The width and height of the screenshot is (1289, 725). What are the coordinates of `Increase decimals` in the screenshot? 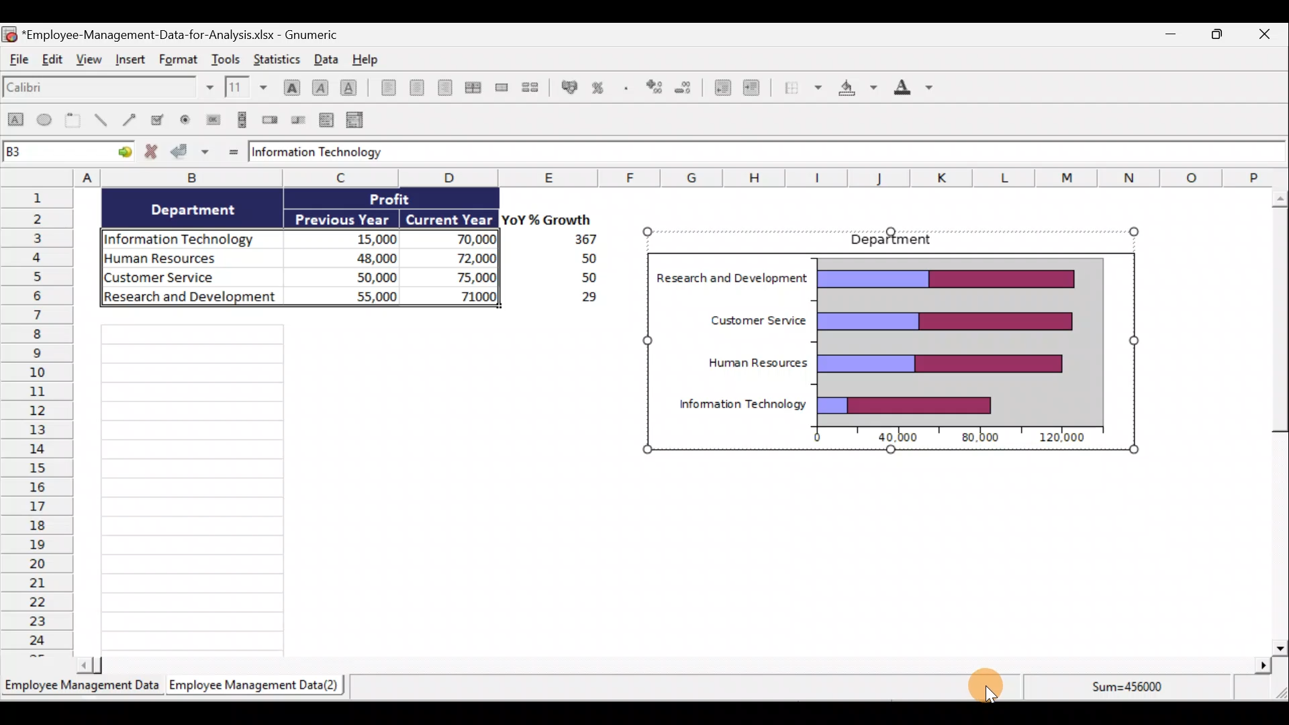 It's located at (653, 88).